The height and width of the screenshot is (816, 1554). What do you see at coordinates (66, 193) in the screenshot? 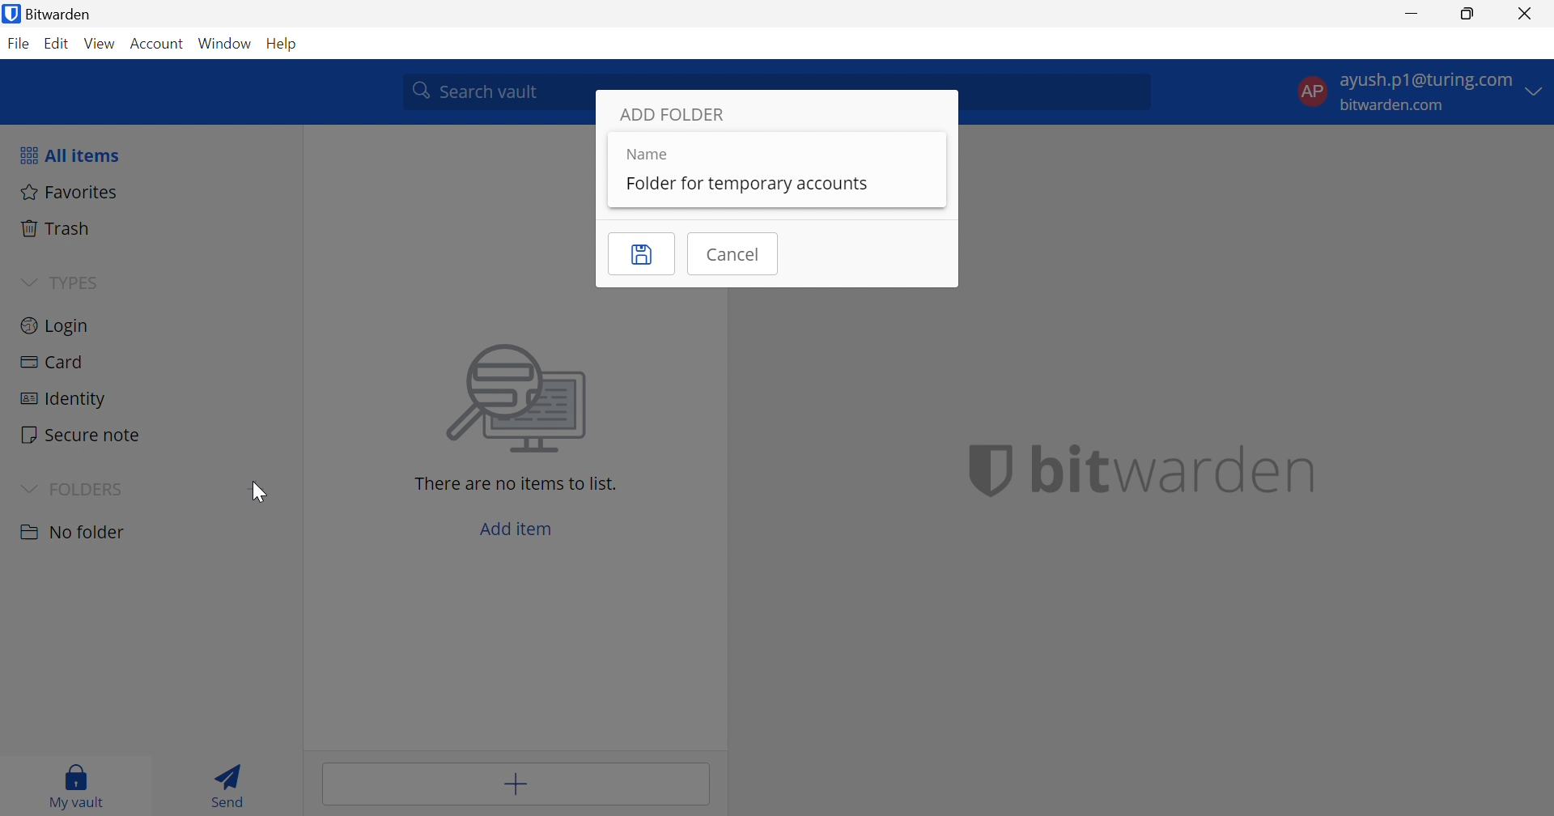
I see `Fovorites` at bounding box center [66, 193].